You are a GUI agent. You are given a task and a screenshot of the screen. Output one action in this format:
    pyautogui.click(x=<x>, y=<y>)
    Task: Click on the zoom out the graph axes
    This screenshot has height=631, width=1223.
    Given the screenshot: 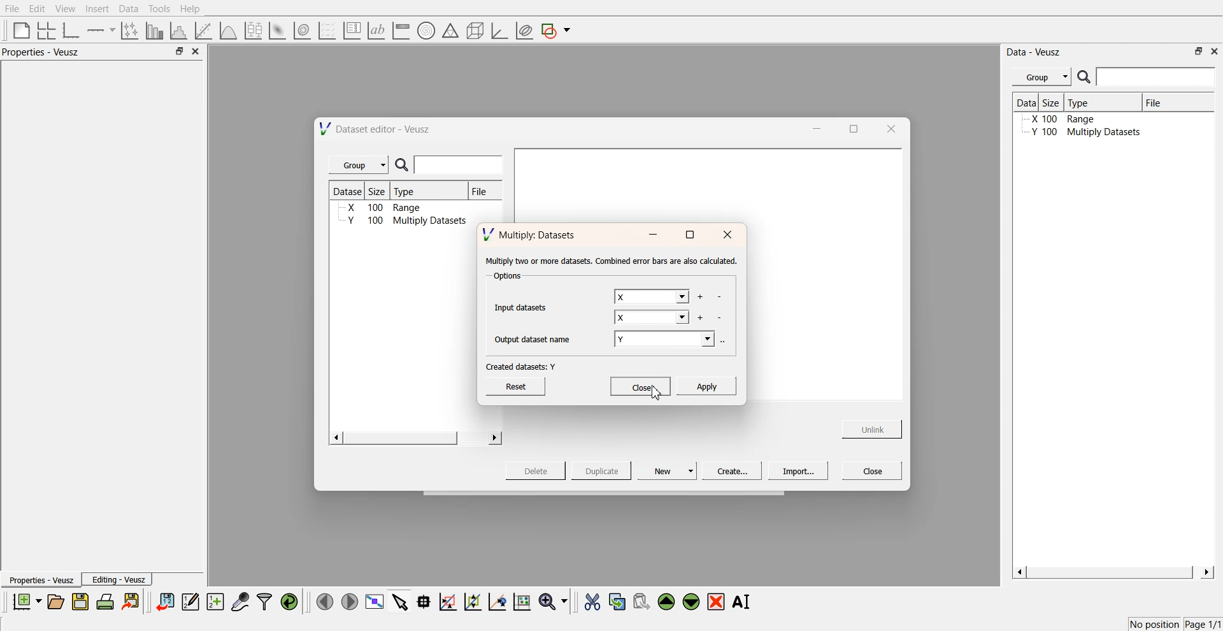 What is the action you would take?
    pyautogui.click(x=471, y=601)
    